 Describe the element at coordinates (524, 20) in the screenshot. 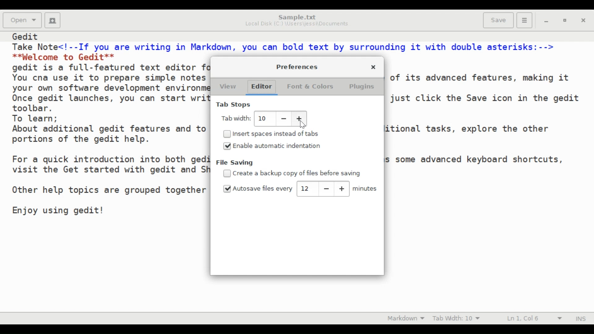

I see `Application menu` at that location.